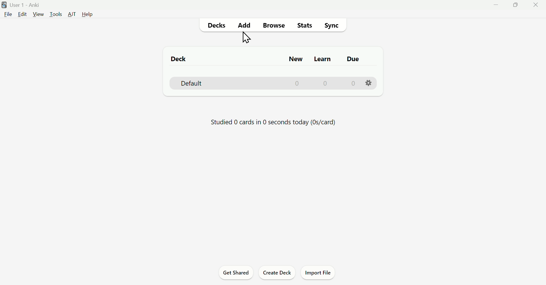 The height and width of the screenshot is (285, 546). Describe the element at coordinates (265, 83) in the screenshot. I see `Default` at that location.